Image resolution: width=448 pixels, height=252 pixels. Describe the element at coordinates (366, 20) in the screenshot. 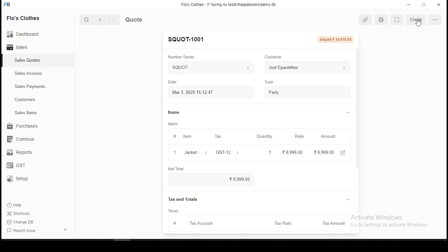

I see `link` at that location.